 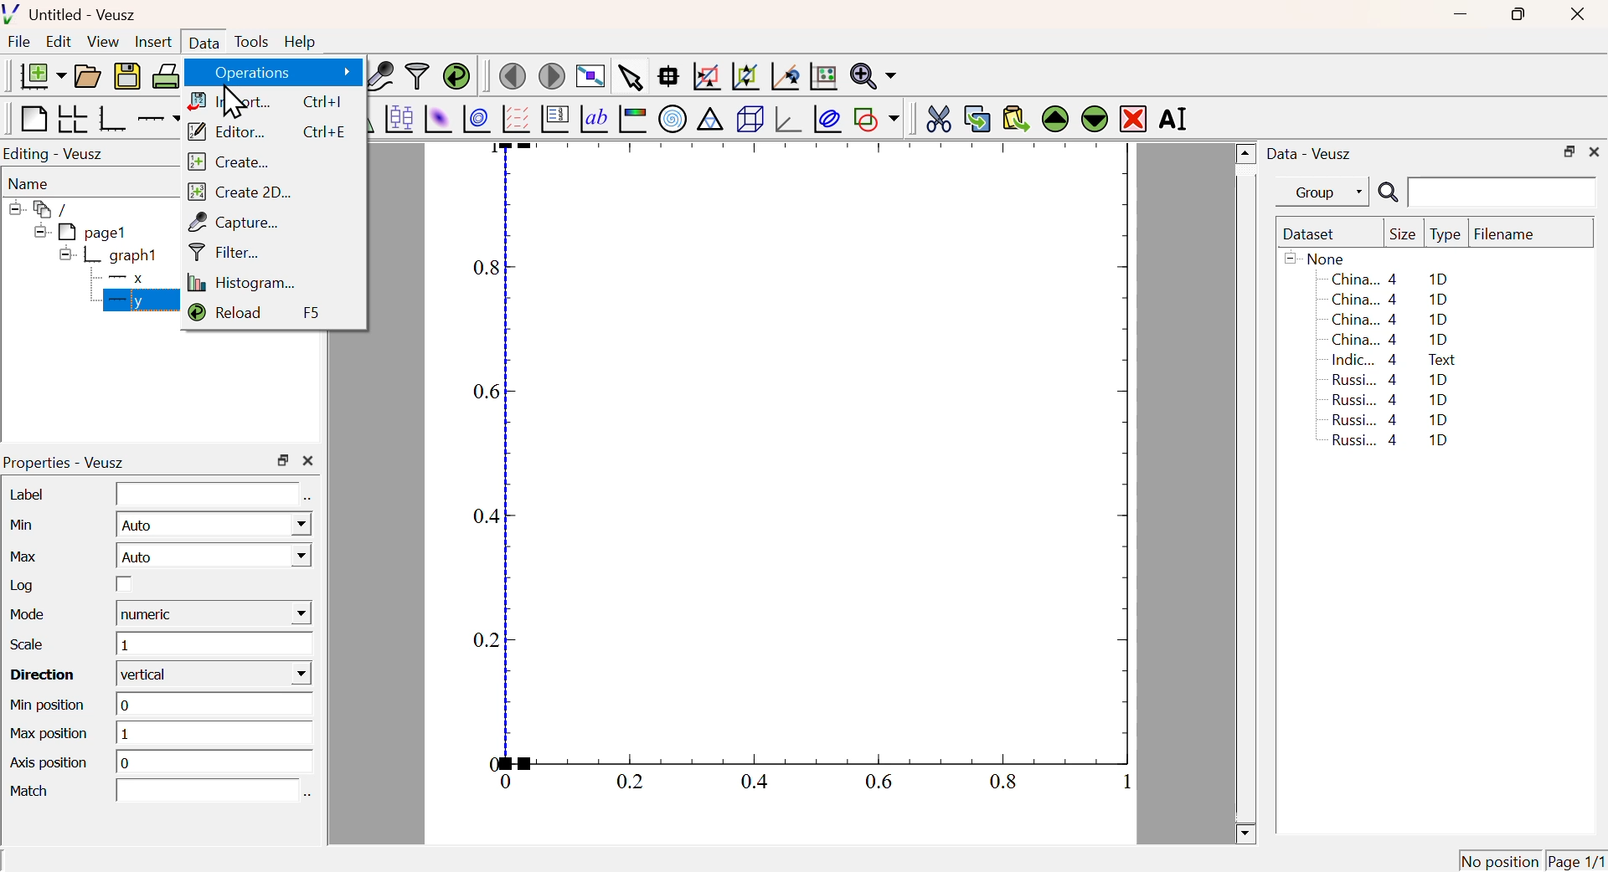 I want to click on Plot 2D set as contours, so click(x=477, y=120).